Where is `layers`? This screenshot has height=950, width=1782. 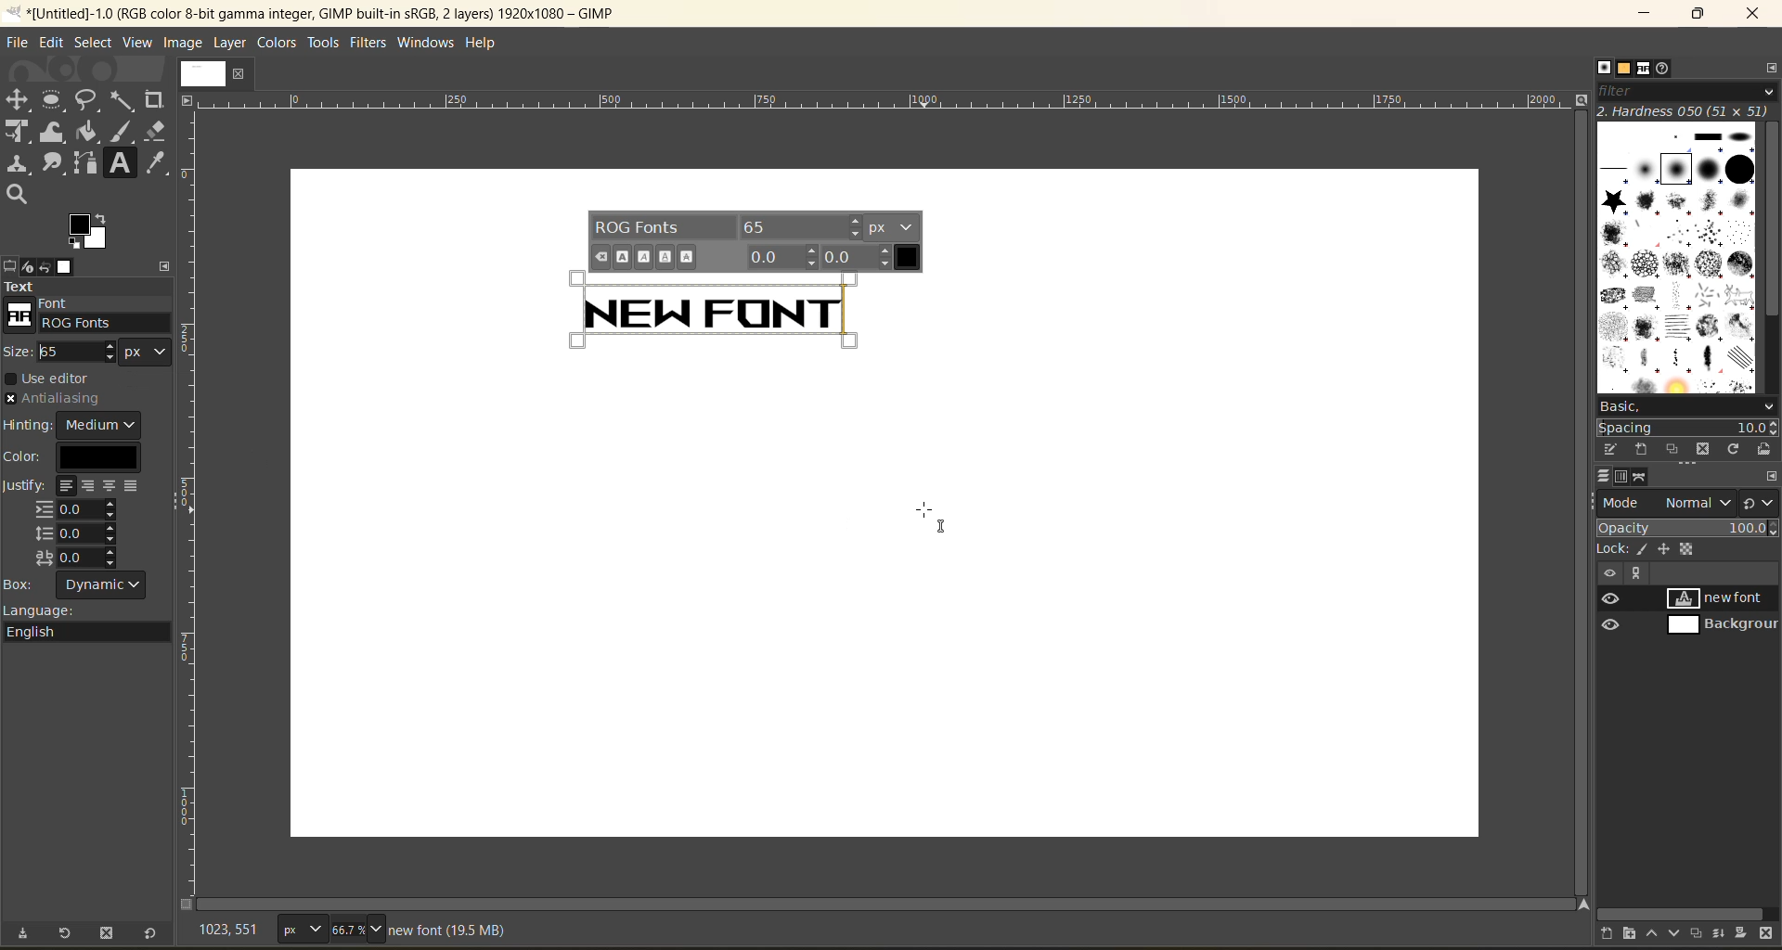 layers is located at coordinates (1604, 477).